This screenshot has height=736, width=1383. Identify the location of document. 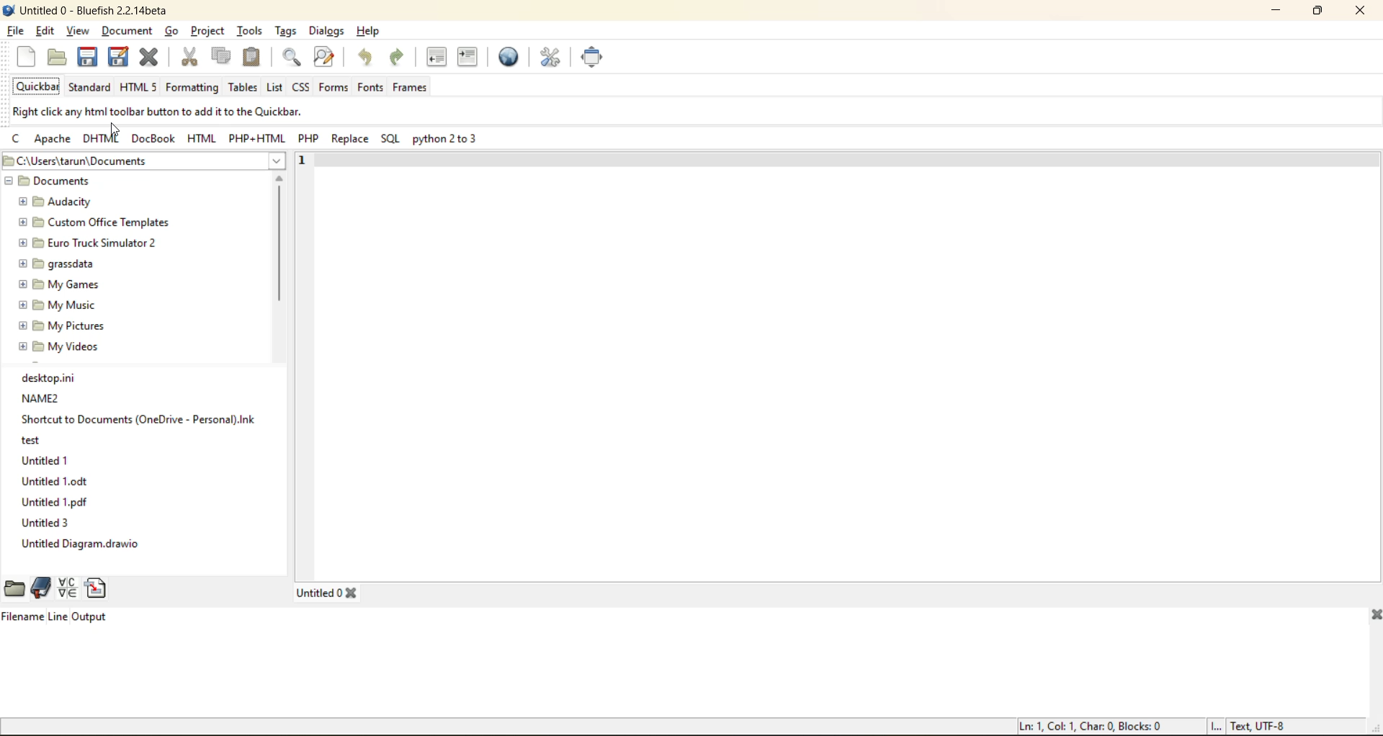
(130, 32).